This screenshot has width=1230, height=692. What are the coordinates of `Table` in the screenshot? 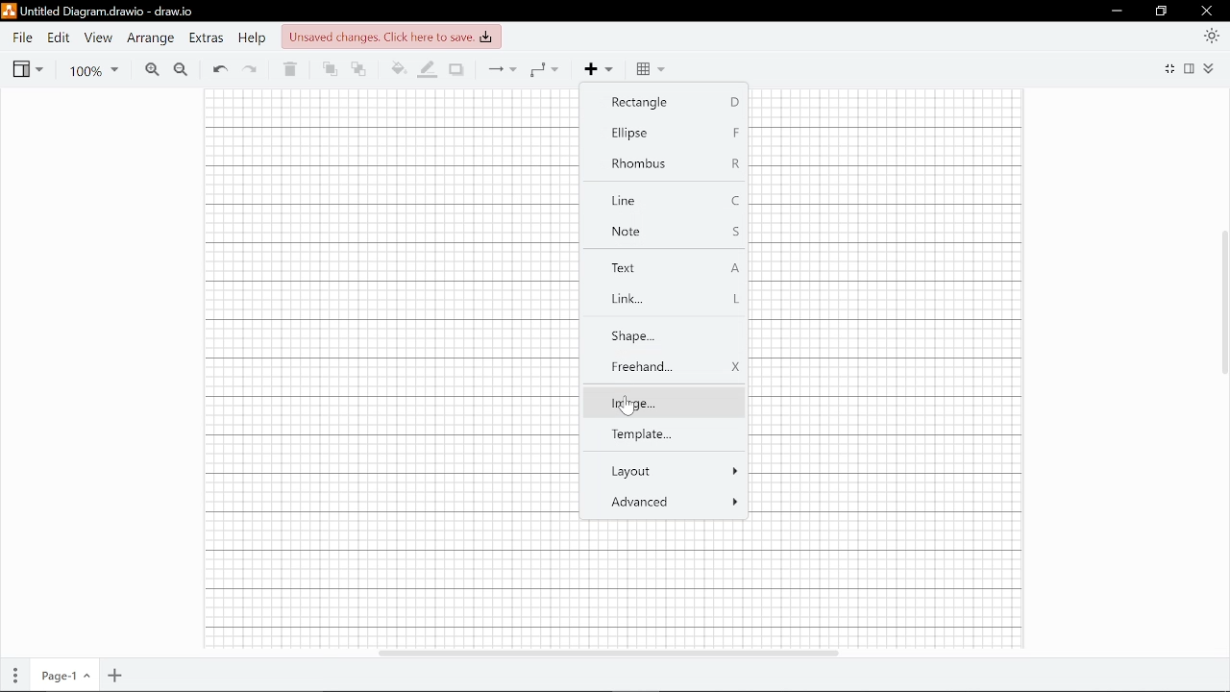 It's located at (648, 68).